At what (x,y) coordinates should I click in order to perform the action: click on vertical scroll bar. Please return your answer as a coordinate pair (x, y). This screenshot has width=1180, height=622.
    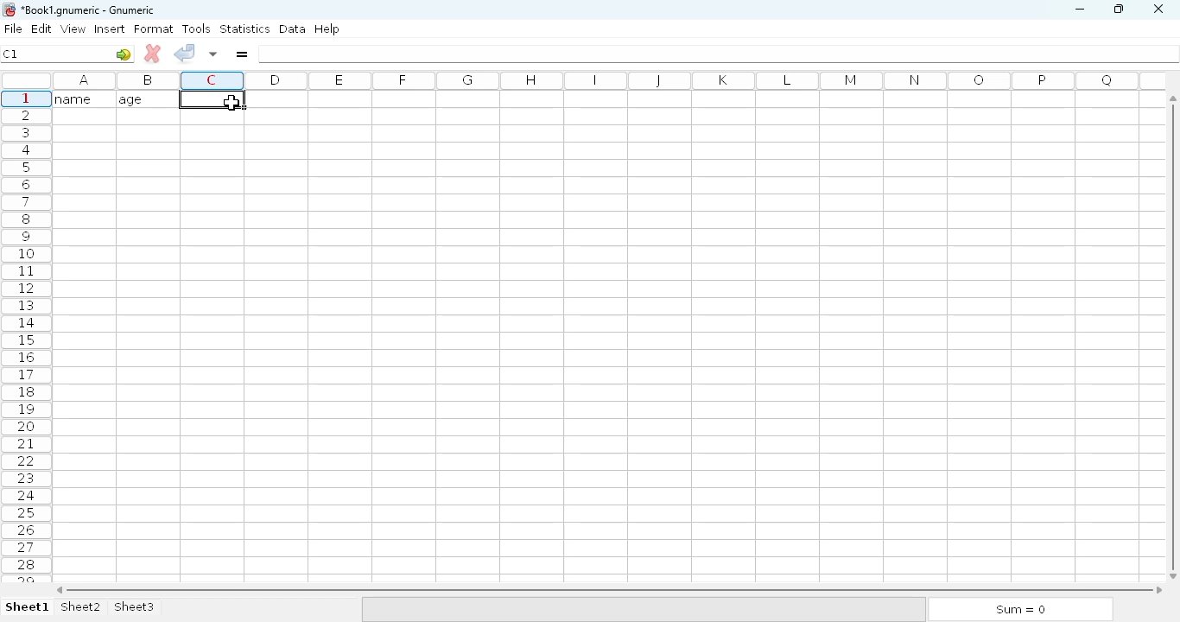
    Looking at the image, I should click on (1176, 336).